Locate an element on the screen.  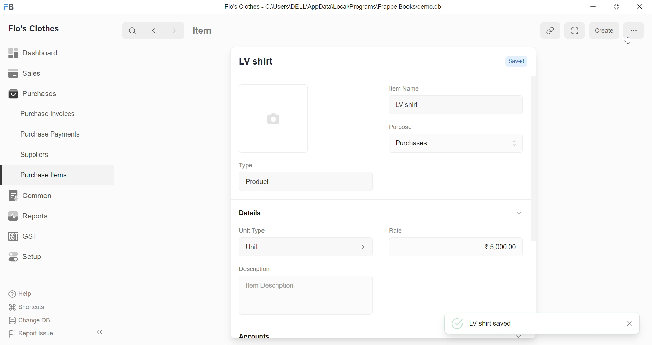
Rate is located at coordinates (397, 231).